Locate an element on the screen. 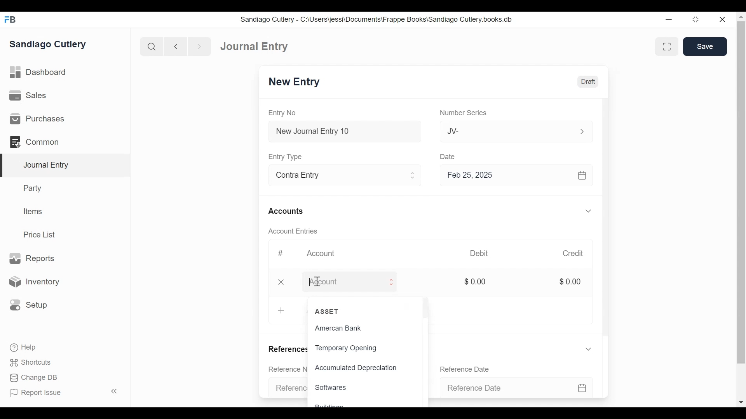 This screenshot has height=419, width=746. Cursor is located at coordinates (317, 282).